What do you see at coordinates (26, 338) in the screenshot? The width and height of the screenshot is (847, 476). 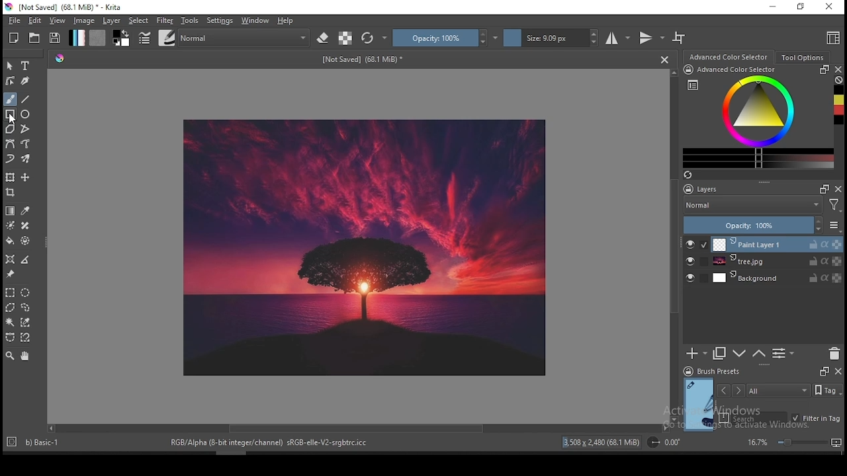 I see `magnetic curve selection tool` at bounding box center [26, 338].